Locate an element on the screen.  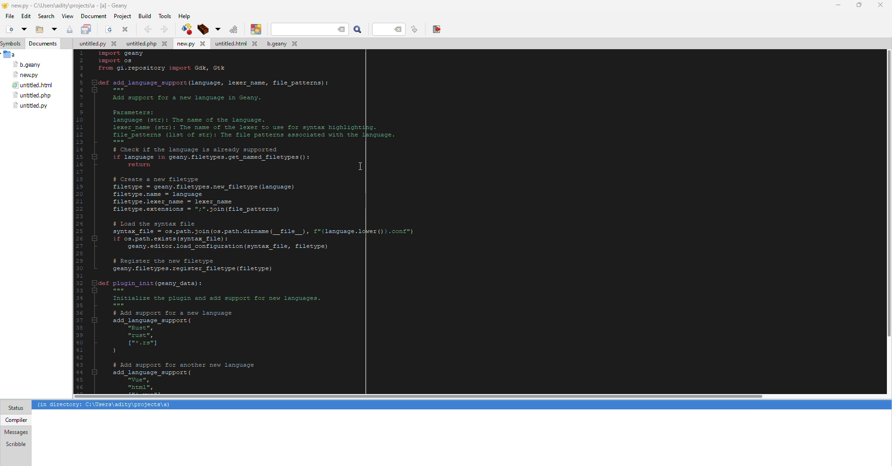
scroll bar is located at coordinates (411, 395).